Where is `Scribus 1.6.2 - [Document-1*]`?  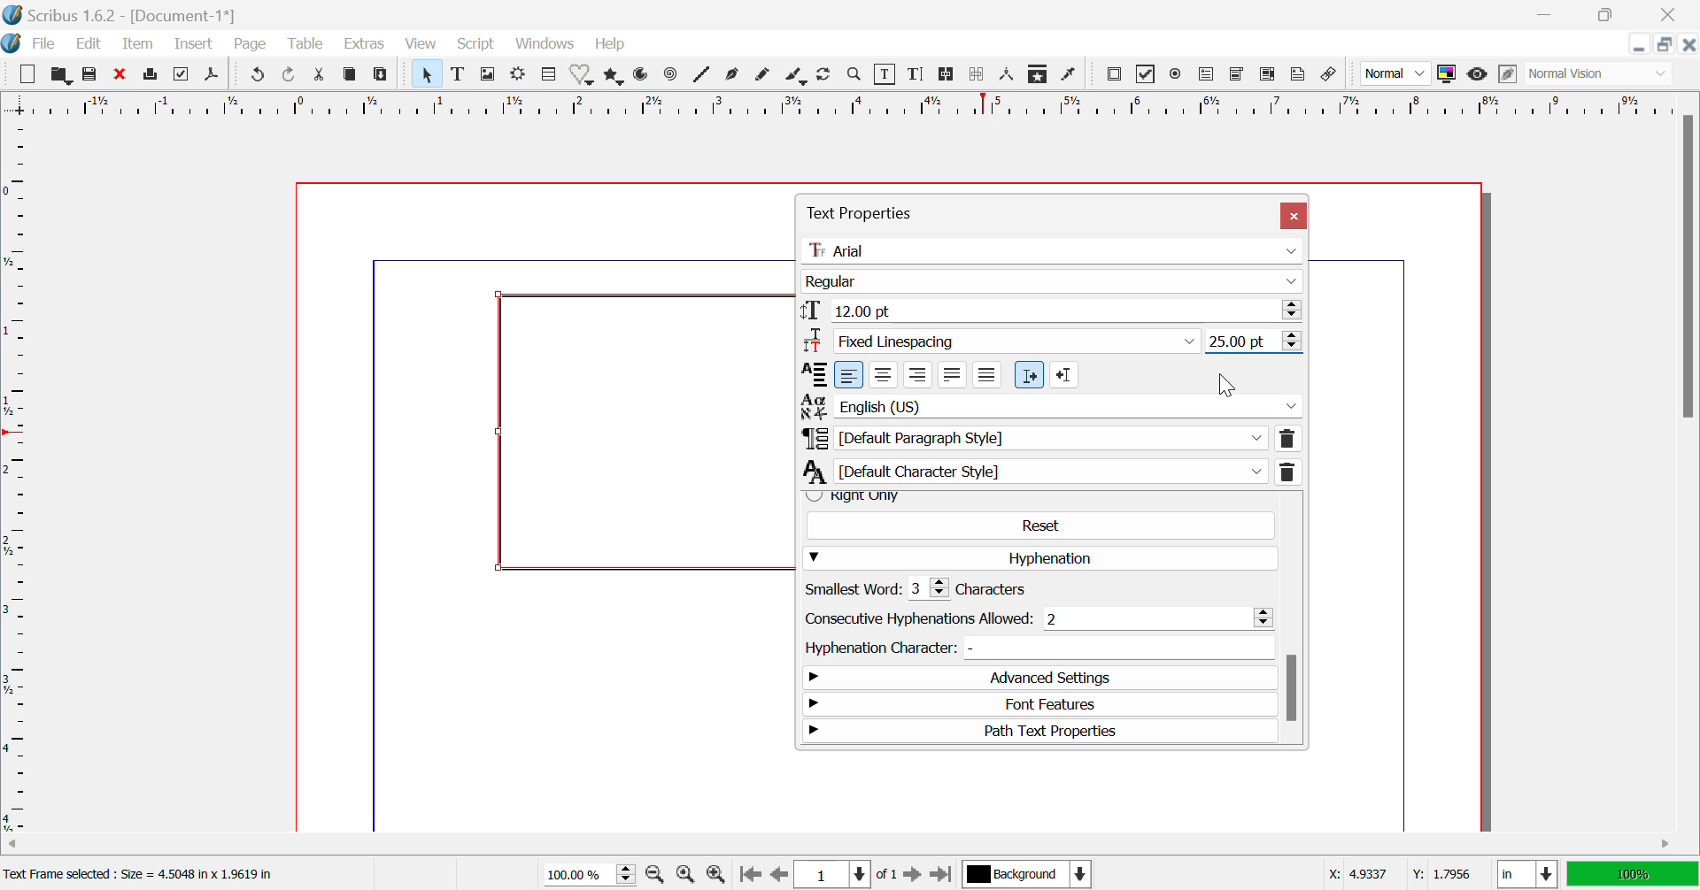 Scribus 1.6.2 - [Document-1*] is located at coordinates (141, 13).